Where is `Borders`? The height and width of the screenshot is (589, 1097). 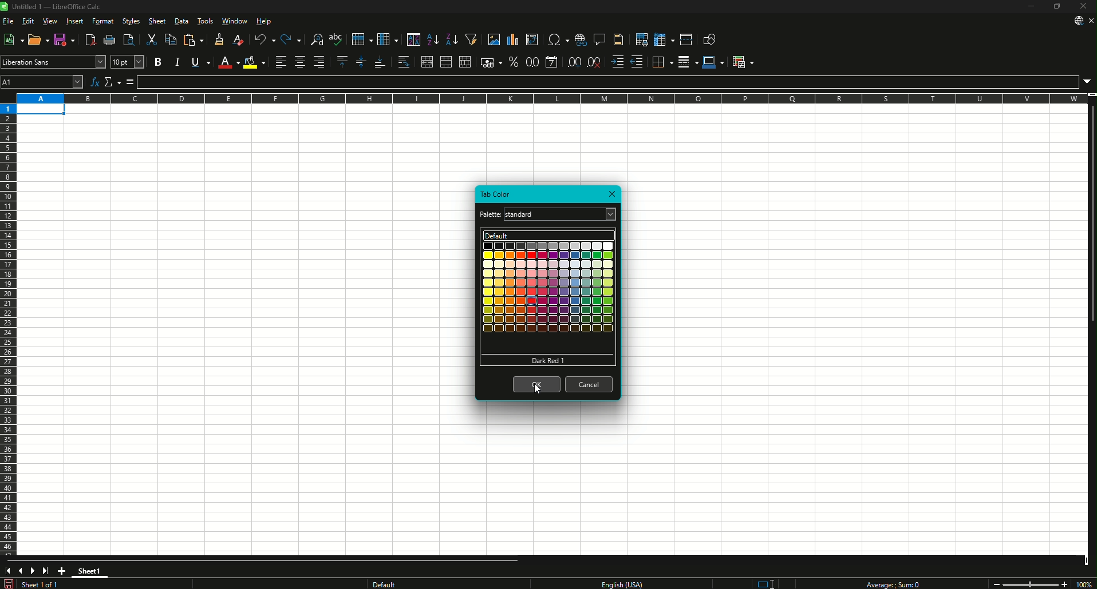
Borders is located at coordinates (662, 62).